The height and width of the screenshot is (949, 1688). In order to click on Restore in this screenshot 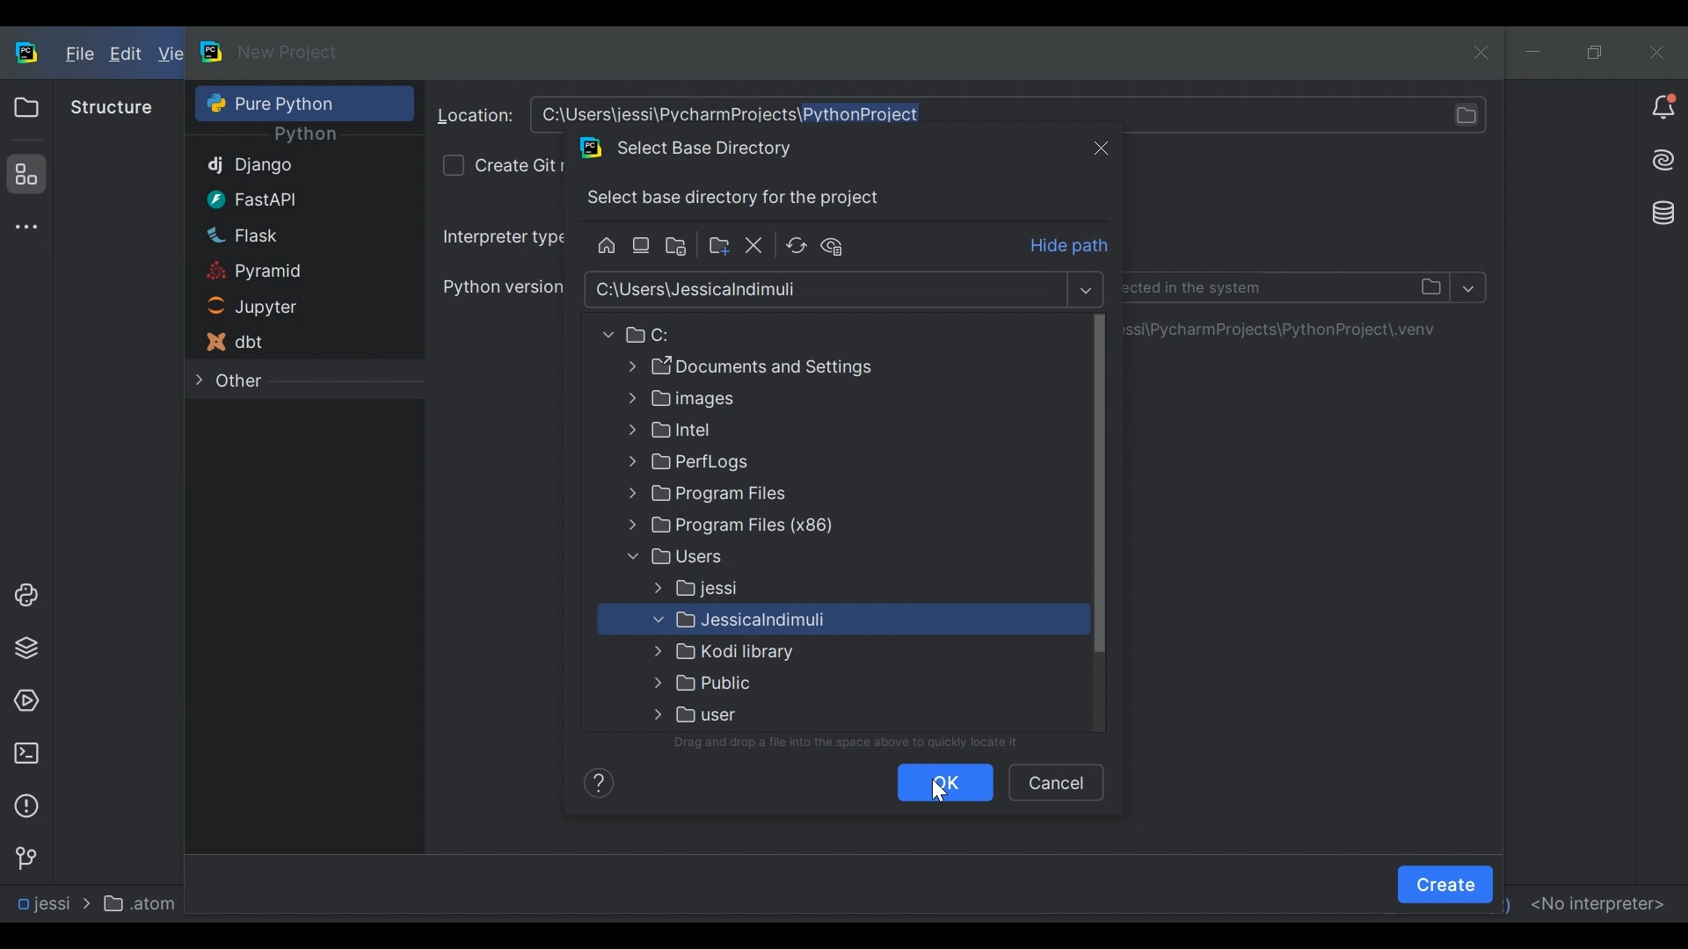, I will do `click(1596, 52)`.